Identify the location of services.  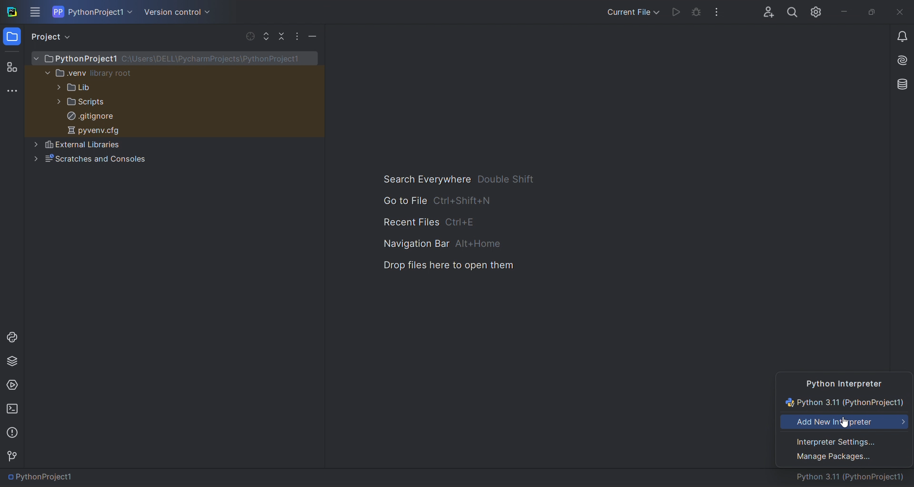
(12, 386).